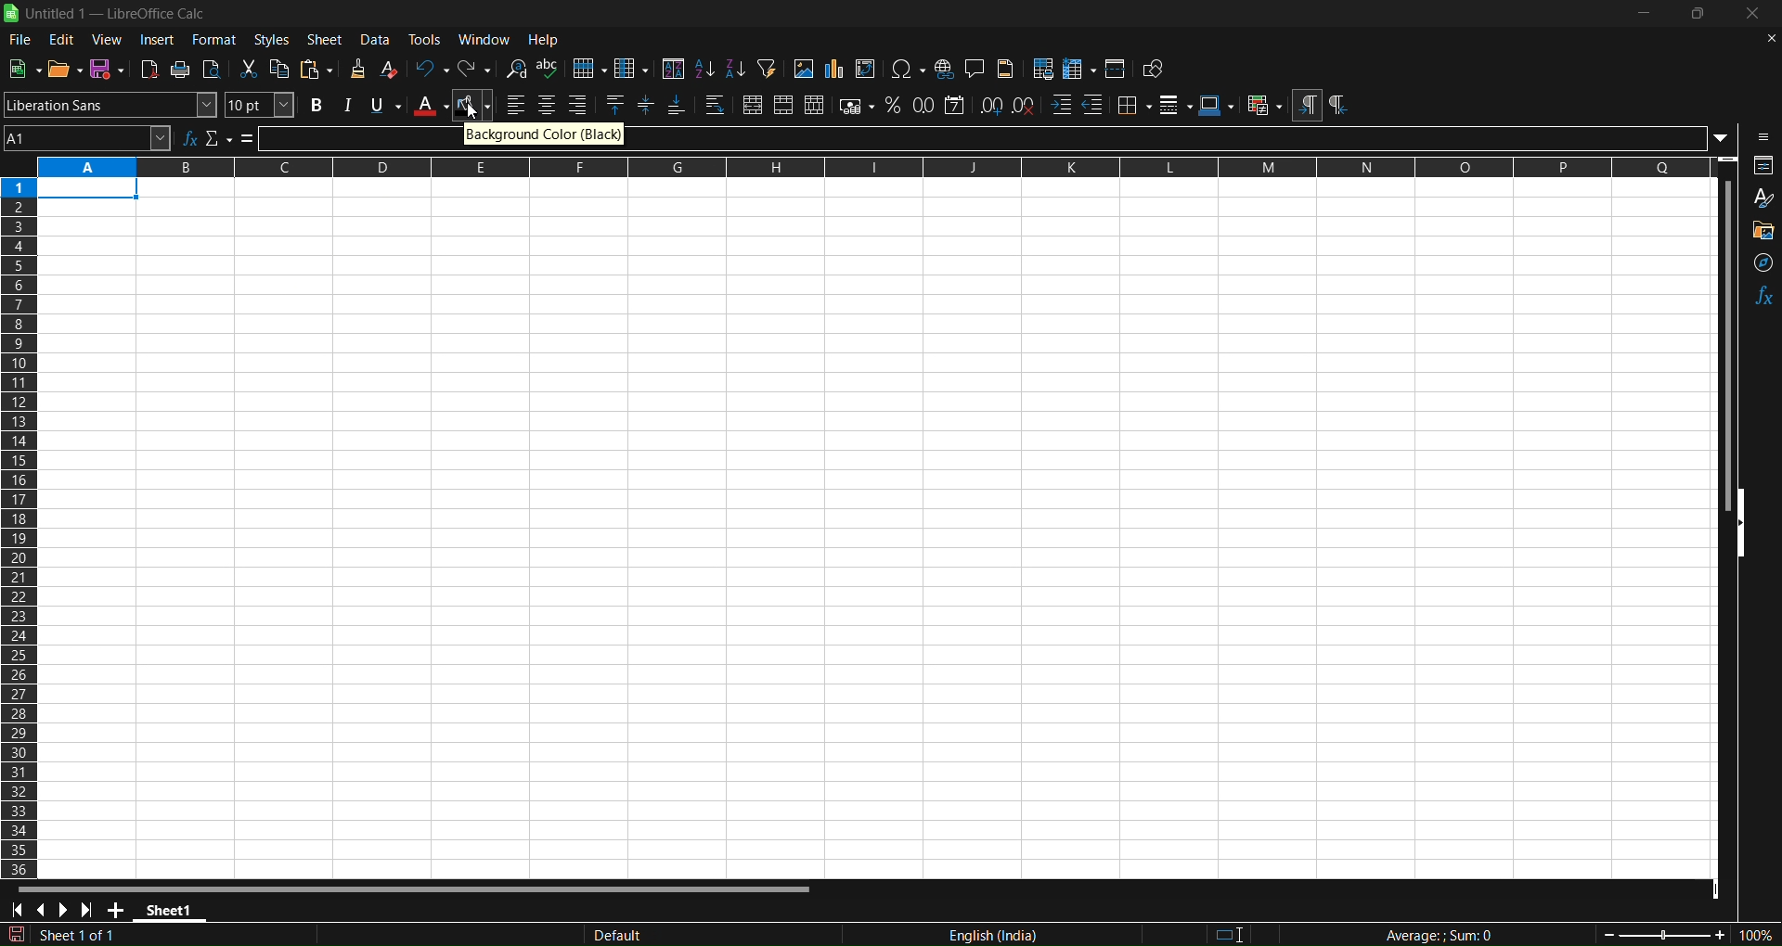 The width and height of the screenshot is (1782, 946). Describe the element at coordinates (1309, 106) in the screenshot. I see `left to right` at that location.